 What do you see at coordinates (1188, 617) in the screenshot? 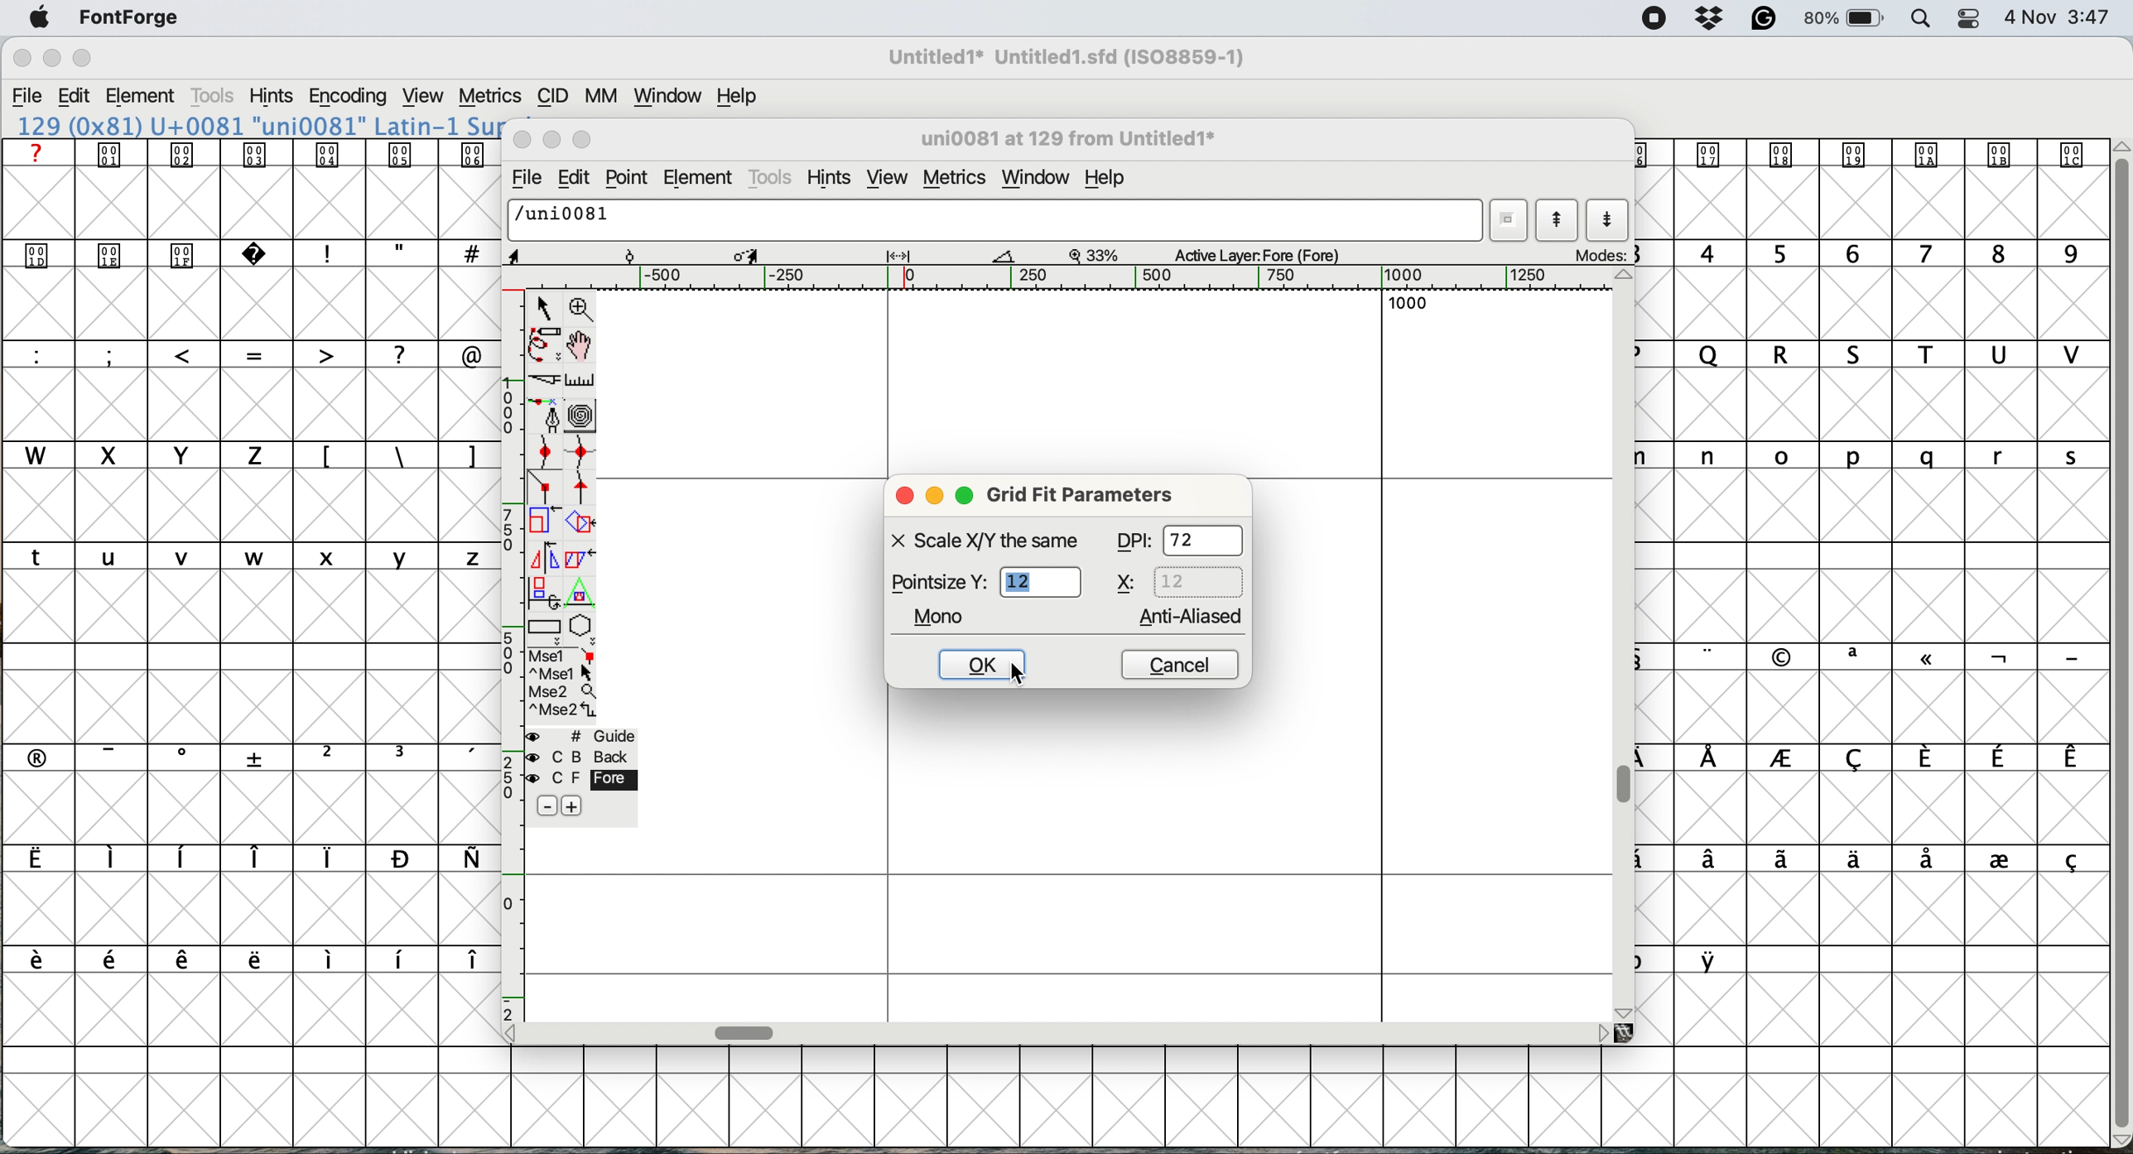
I see `anti aliased` at bounding box center [1188, 617].